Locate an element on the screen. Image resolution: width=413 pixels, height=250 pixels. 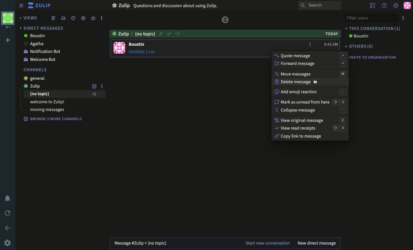
welcome to zulip is located at coordinates (48, 102).